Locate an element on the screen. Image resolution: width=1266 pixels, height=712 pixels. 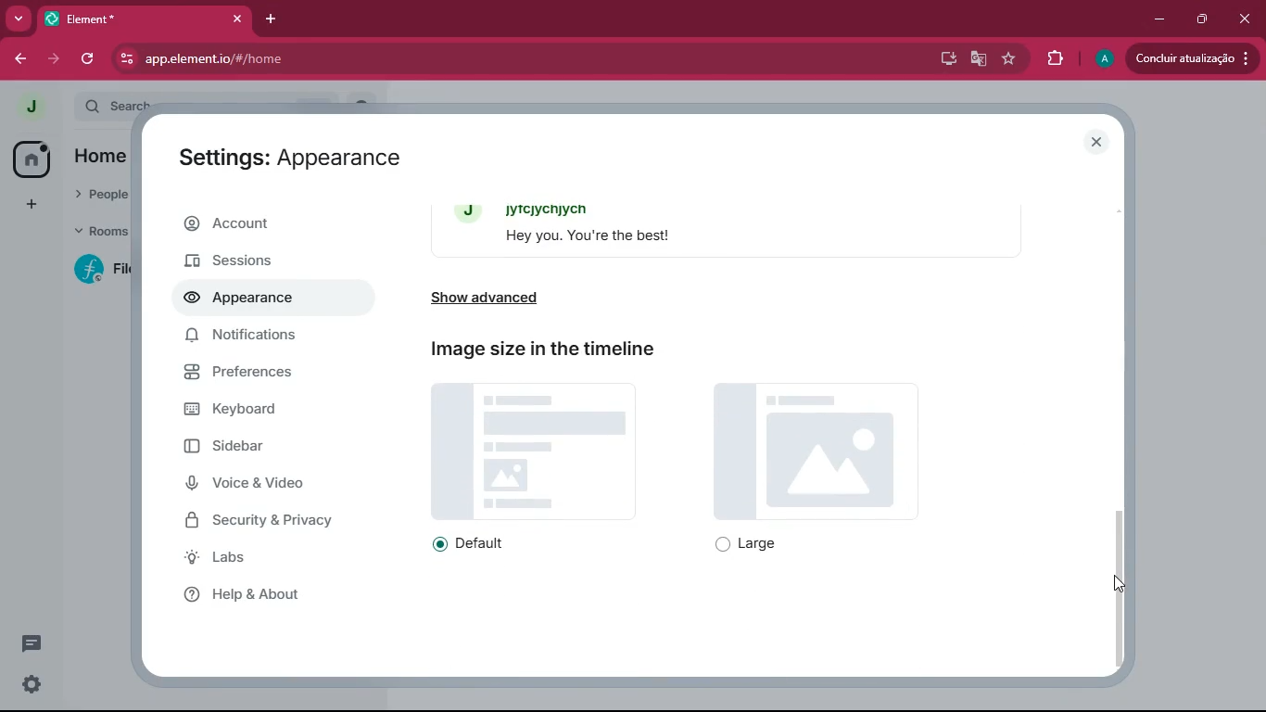
image is located at coordinates (535, 450).